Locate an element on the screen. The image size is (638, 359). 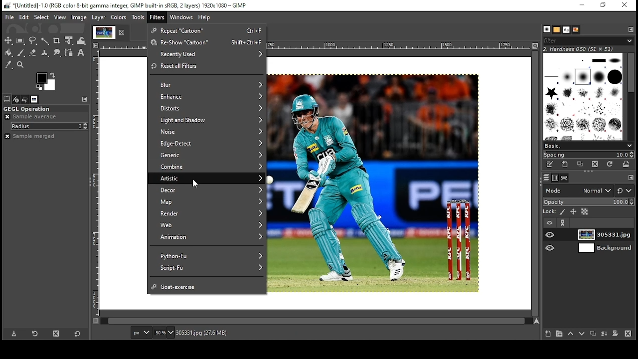
file is located at coordinates (10, 17).